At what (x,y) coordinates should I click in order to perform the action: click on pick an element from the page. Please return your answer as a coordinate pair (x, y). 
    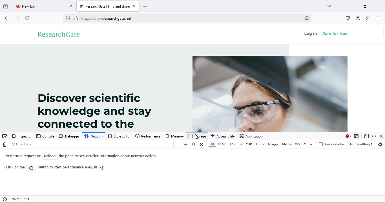
    Looking at the image, I should click on (5, 136).